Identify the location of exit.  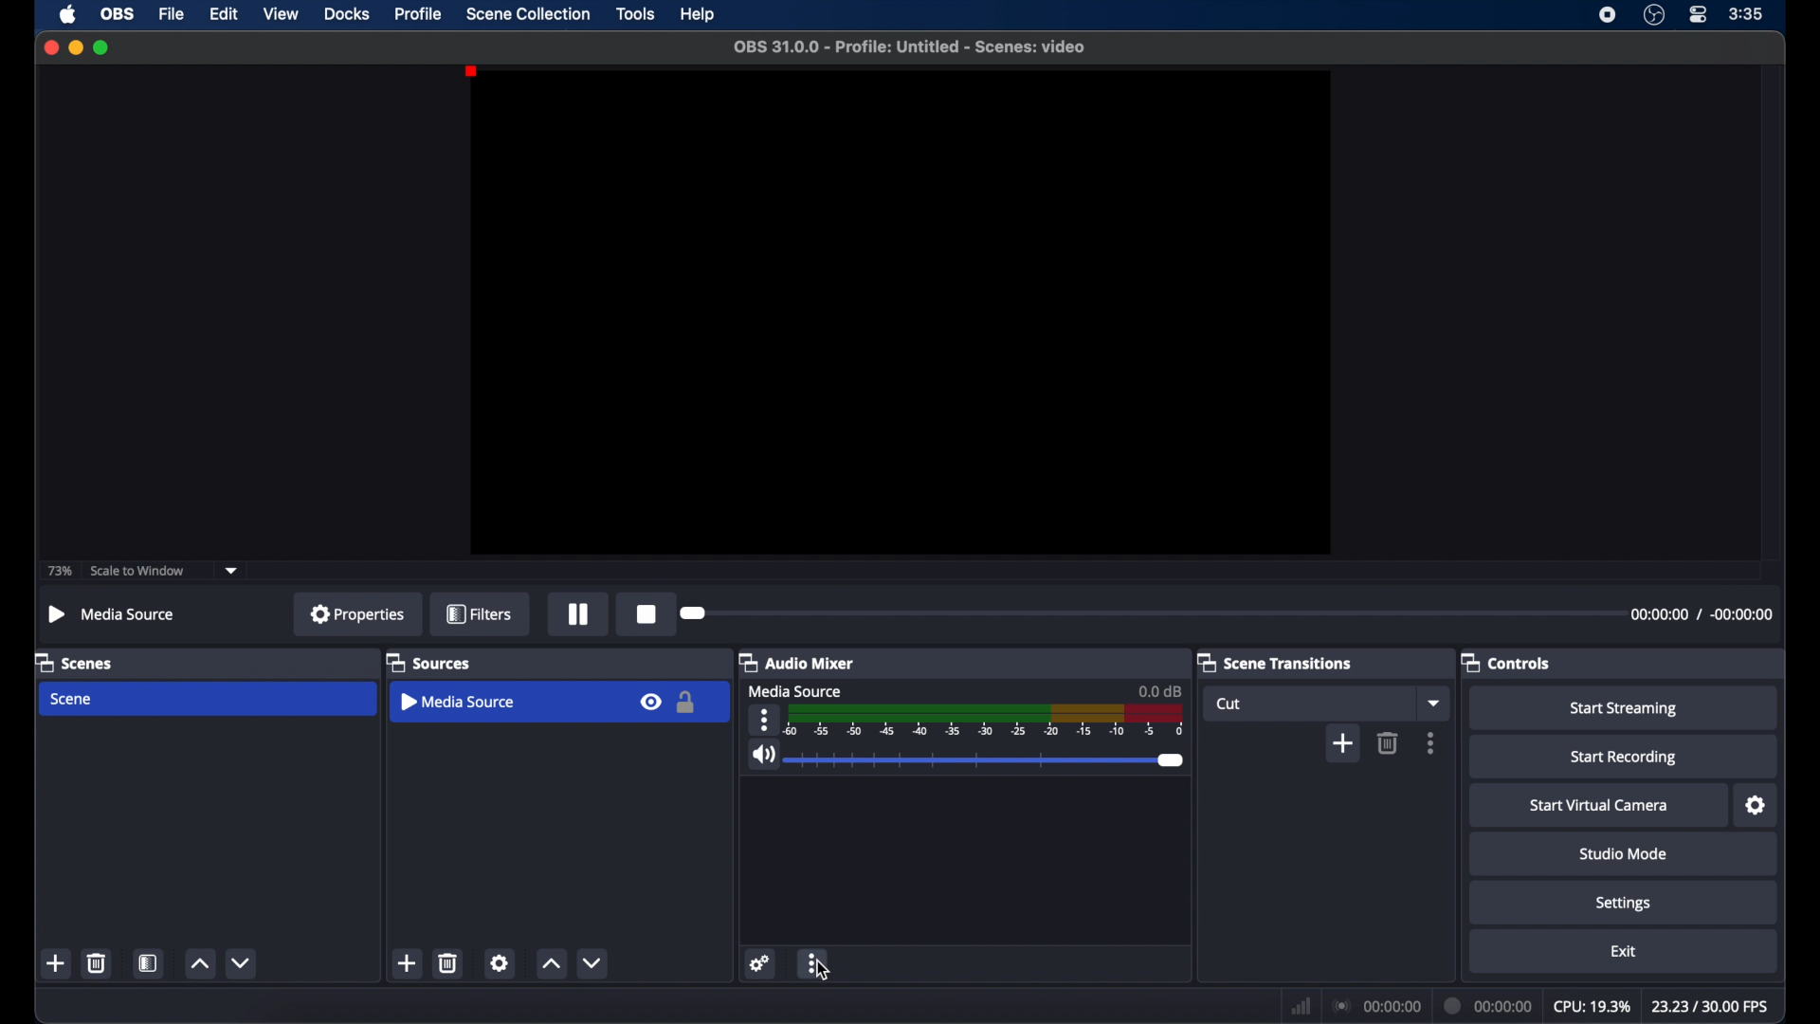
(1623, 950).